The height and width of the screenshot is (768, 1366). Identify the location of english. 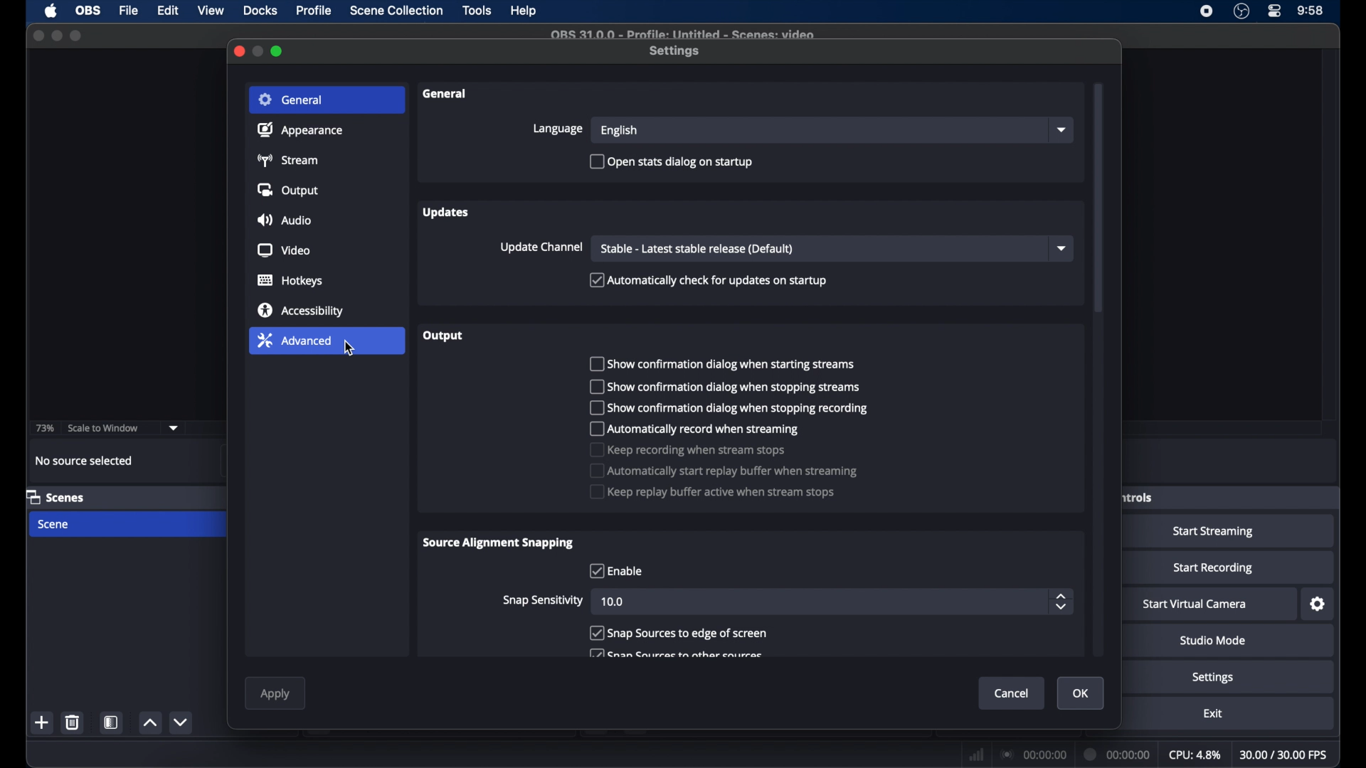
(619, 132).